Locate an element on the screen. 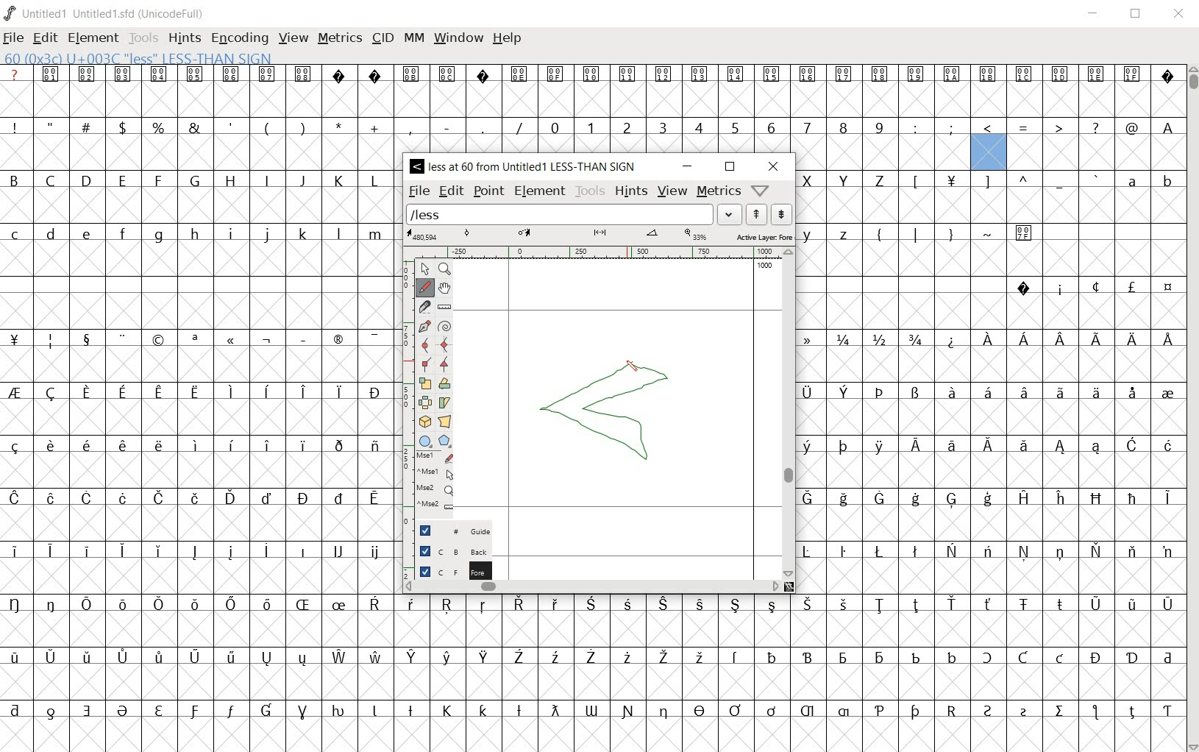 This screenshot has width=1199, height=752. capital letters X Y Y is located at coordinates (848, 178).